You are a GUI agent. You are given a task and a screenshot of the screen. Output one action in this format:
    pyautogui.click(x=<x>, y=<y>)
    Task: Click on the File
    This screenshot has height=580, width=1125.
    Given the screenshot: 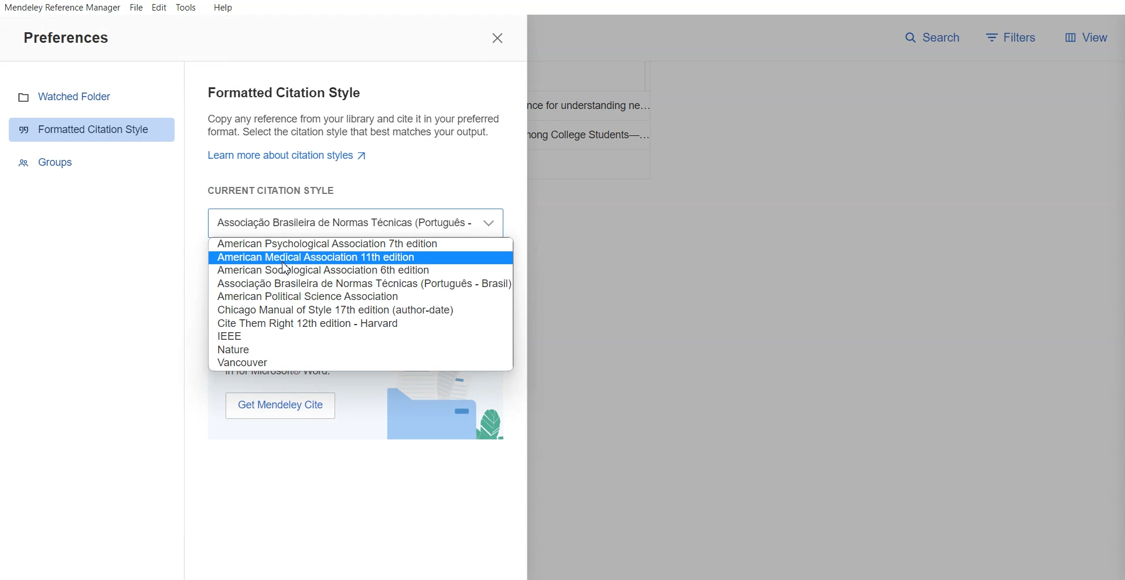 What is the action you would take?
    pyautogui.click(x=137, y=8)
    